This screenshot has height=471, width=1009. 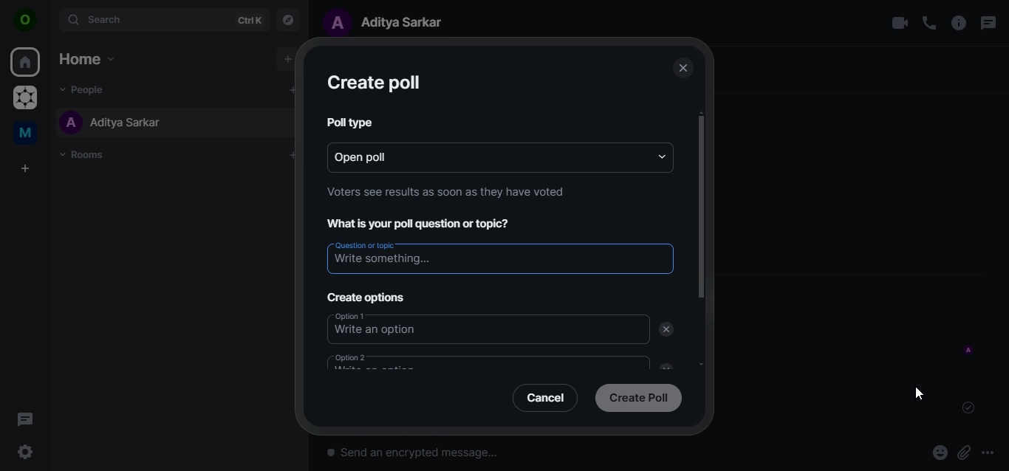 I want to click on What is your poll question or topic?, so click(x=423, y=224).